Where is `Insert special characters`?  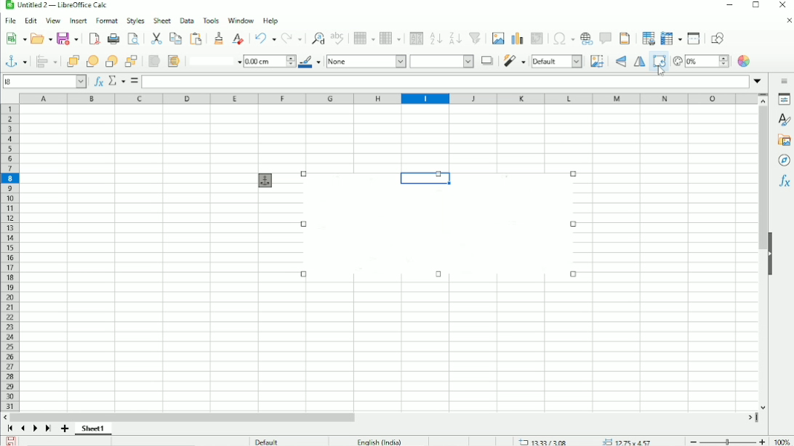
Insert special characters is located at coordinates (564, 38).